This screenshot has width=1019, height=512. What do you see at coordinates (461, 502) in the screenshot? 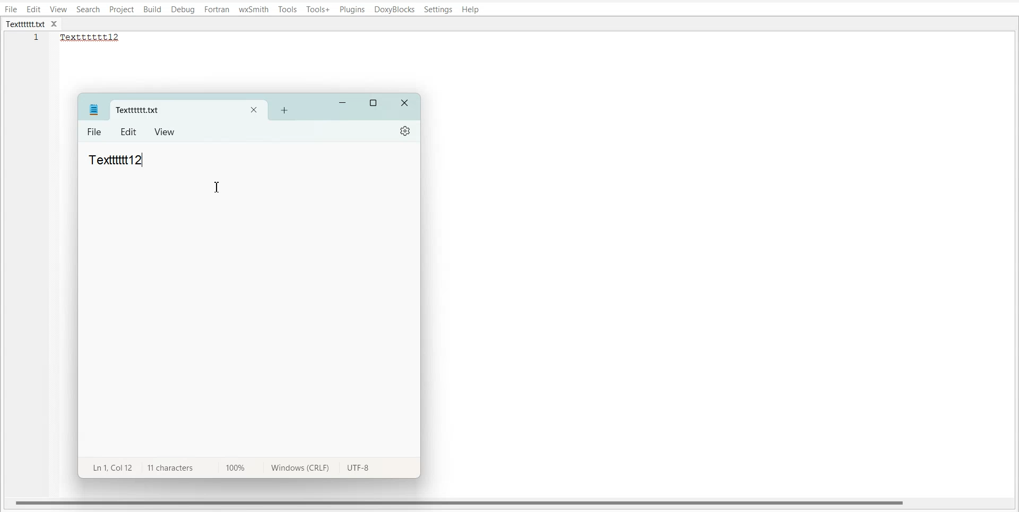
I see `Horizontal scroll bar` at bounding box center [461, 502].